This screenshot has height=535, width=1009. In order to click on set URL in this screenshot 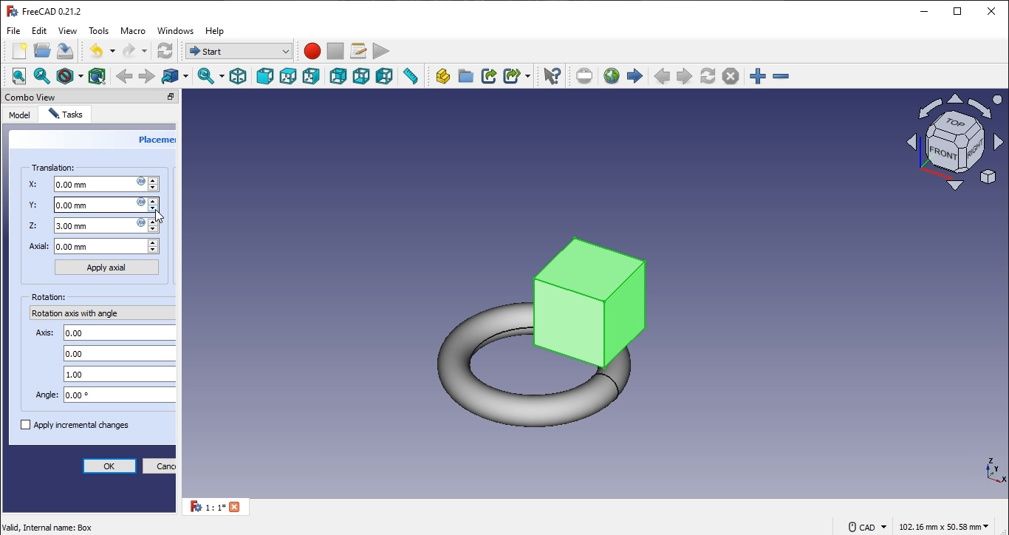, I will do `click(585, 75)`.